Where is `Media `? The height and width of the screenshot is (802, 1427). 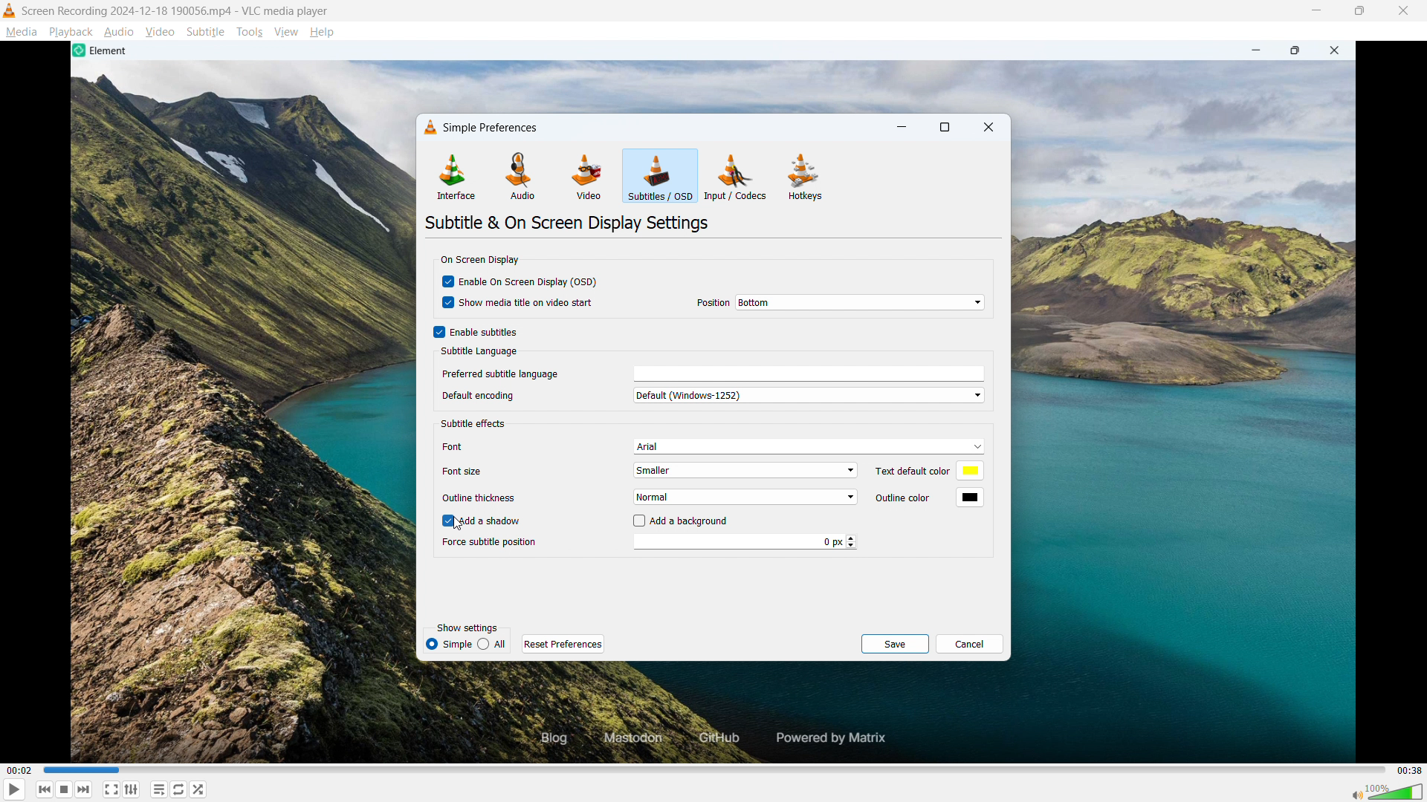
Media  is located at coordinates (21, 33).